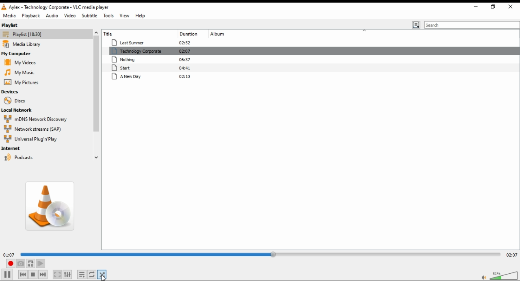  What do you see at coordinates (221, 34) in the screenshot?
I see `album` at bounding box center [221, 34].